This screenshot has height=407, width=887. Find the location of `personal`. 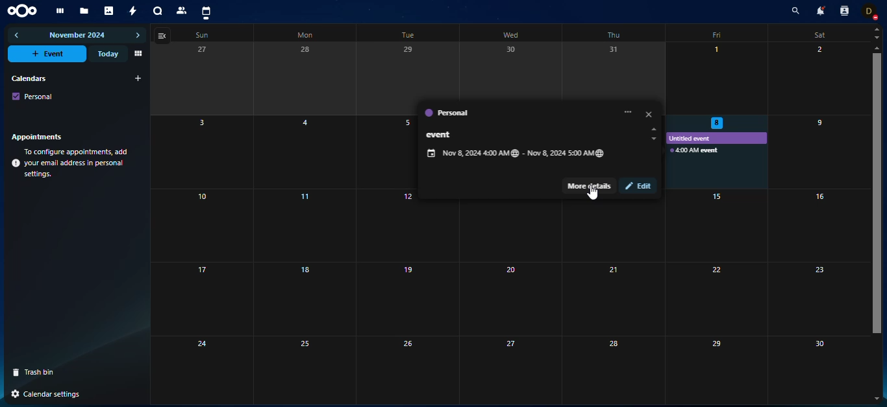

personal is located at coordinates (448, 112).